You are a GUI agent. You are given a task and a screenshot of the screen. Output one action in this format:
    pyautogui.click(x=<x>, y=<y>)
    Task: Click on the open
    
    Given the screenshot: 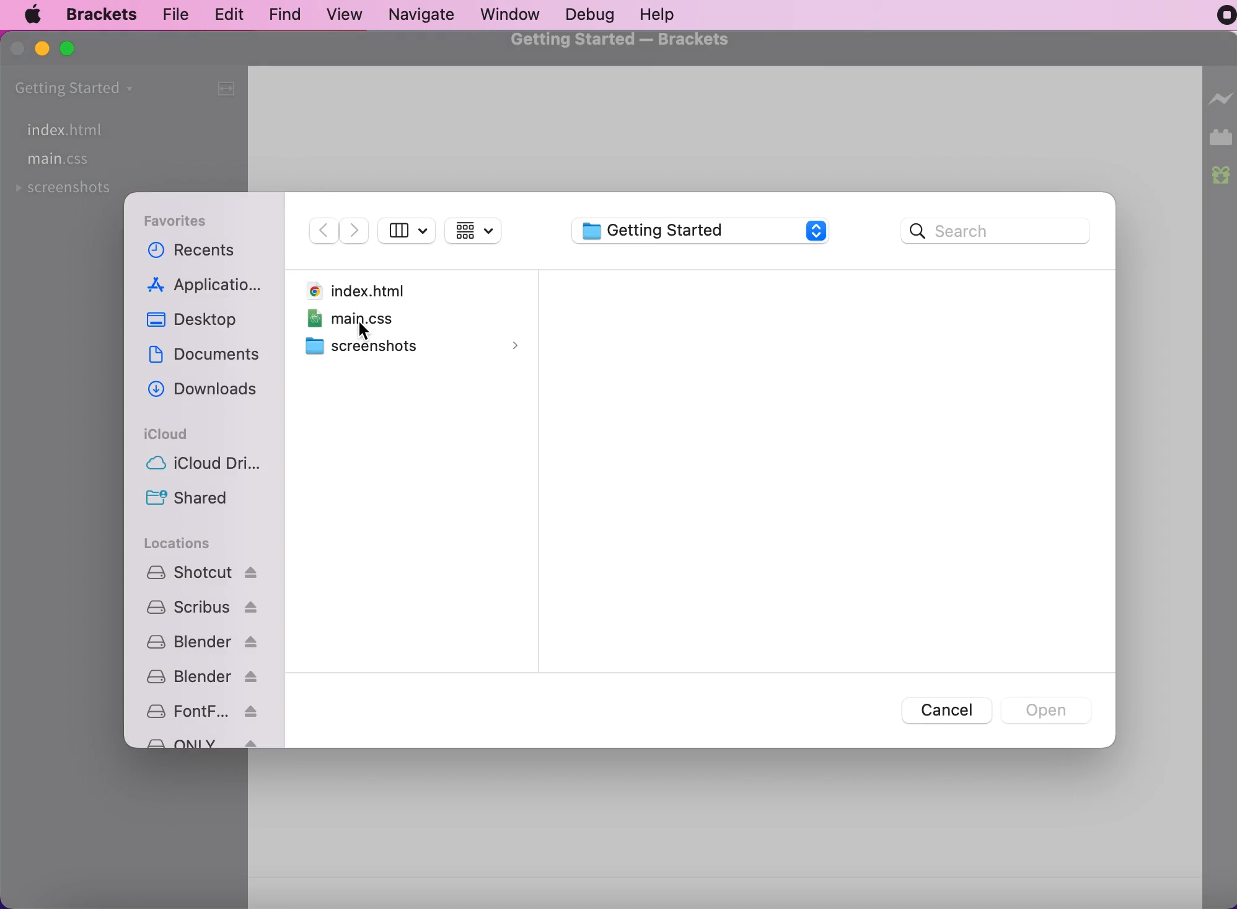 What is the action you would take?
    pyautogui.click(x=1049, y=710)
    